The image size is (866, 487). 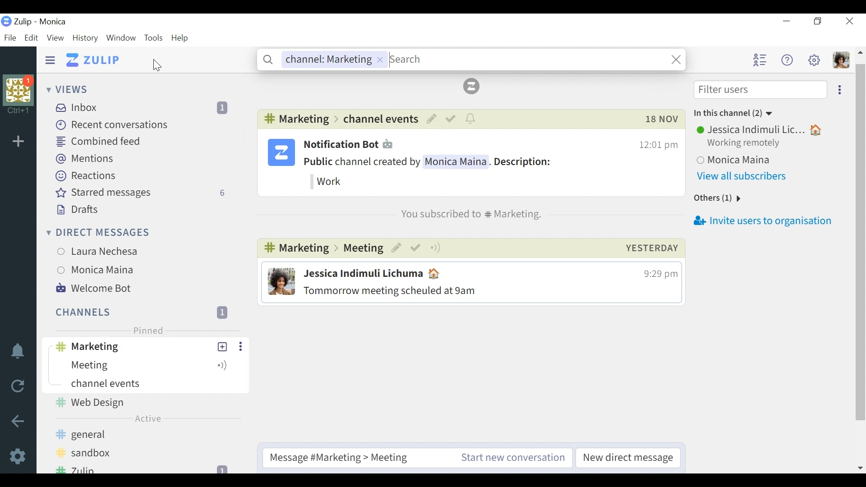 What do you see at coordinates (18, 456) in the screenshot?
I see `Settings` at bounding box center [18, 456].